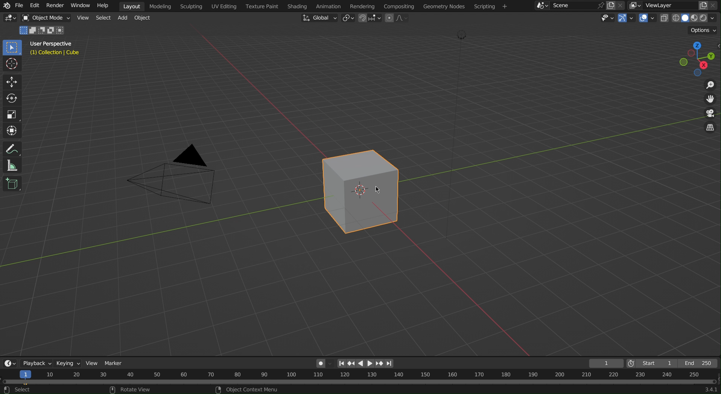 This screenshot has height=394, width=721. What do you see at coordinates (708, 127) in the screenshot?
I see `Switch the current view` at bounding box center [708, 127].